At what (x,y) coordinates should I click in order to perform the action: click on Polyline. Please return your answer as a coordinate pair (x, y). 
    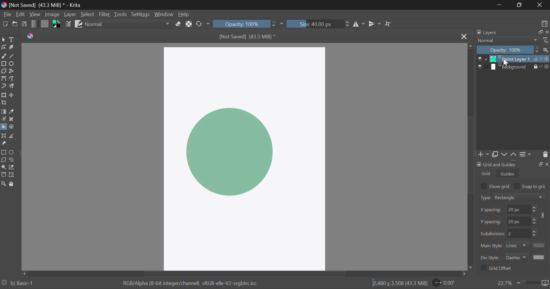
    Looking at the image, I should click on (12, 71).